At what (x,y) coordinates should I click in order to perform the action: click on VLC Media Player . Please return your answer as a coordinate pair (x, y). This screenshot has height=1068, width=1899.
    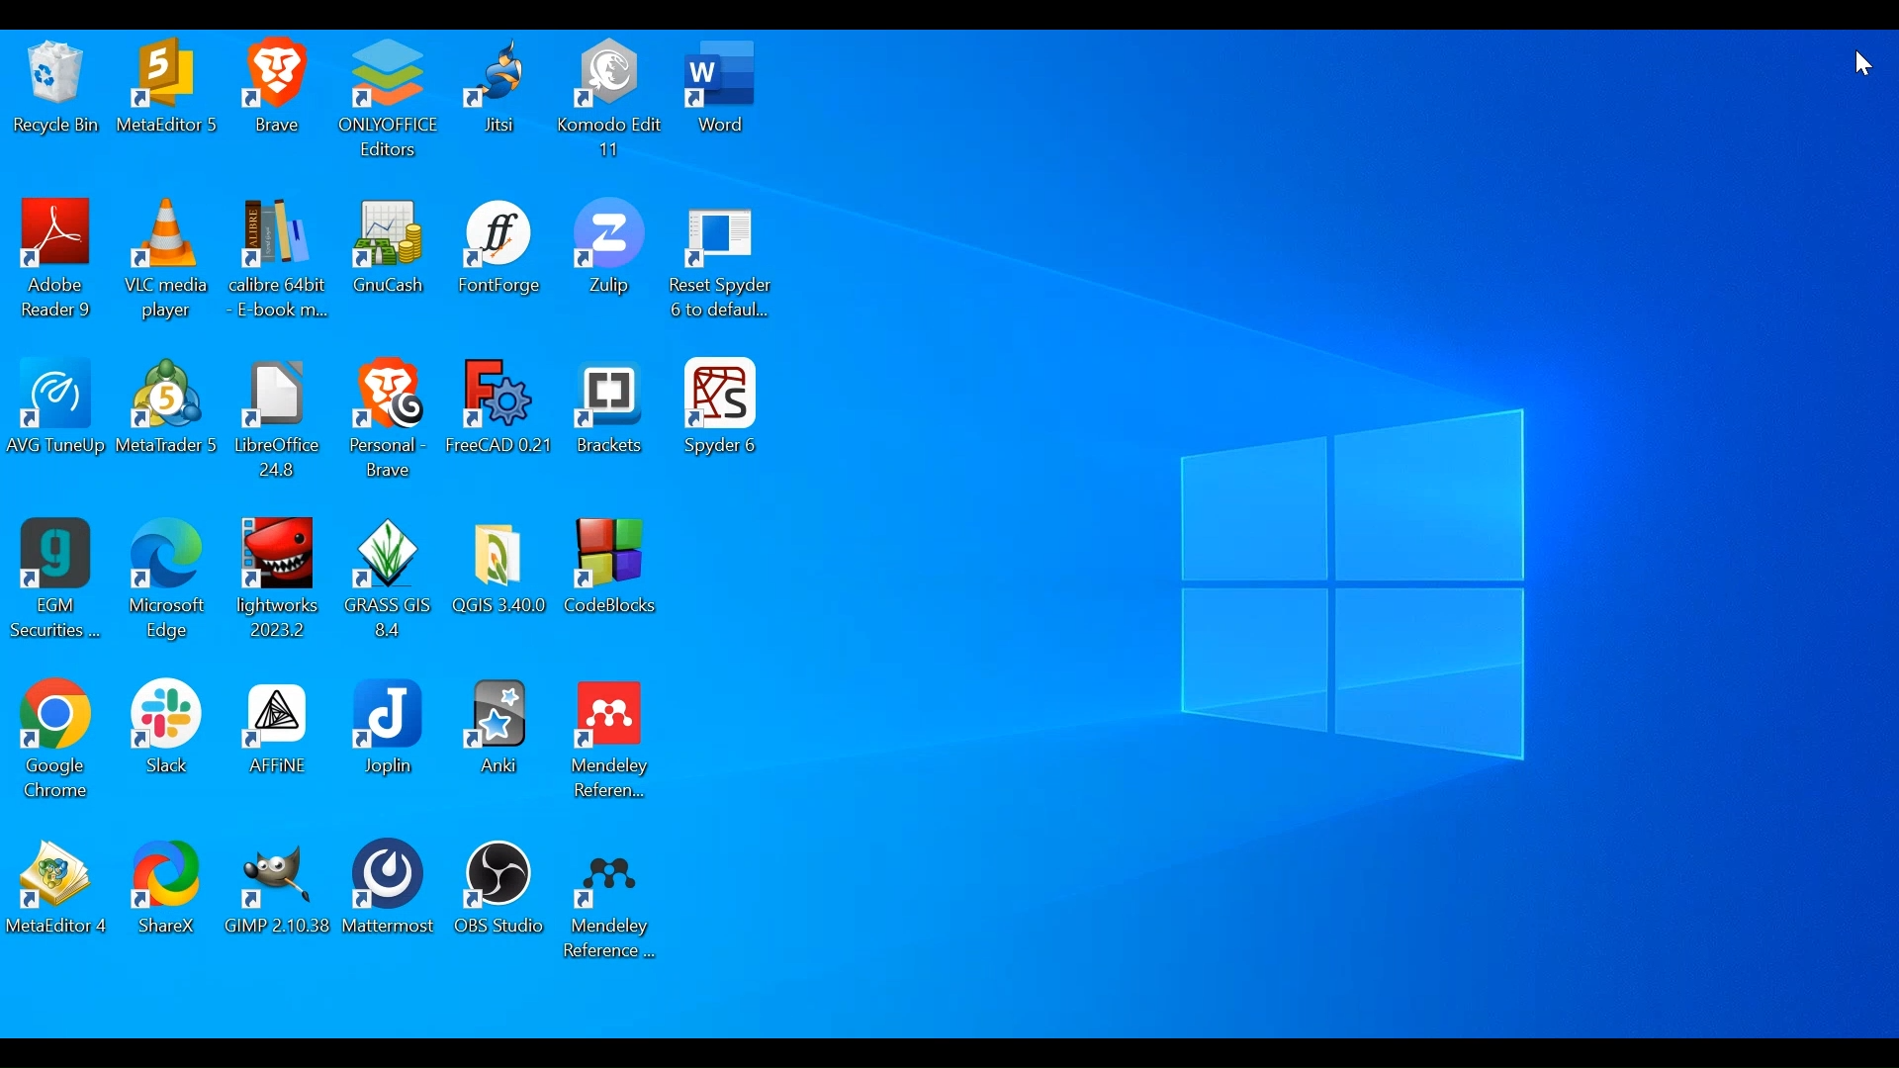
    Looking at the image, I should click on (167, 262).